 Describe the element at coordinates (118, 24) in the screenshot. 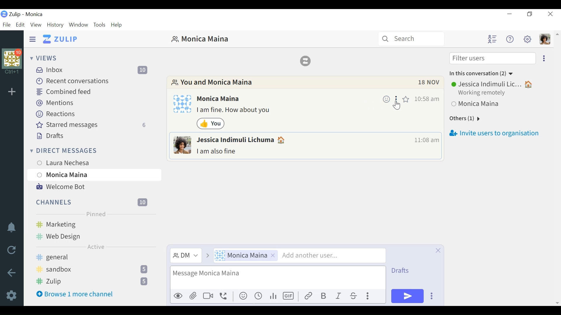

I see `Help` at that location.